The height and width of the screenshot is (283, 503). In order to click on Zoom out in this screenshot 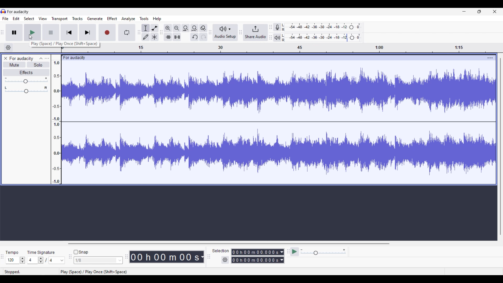, I will do `click(177, 28)`.